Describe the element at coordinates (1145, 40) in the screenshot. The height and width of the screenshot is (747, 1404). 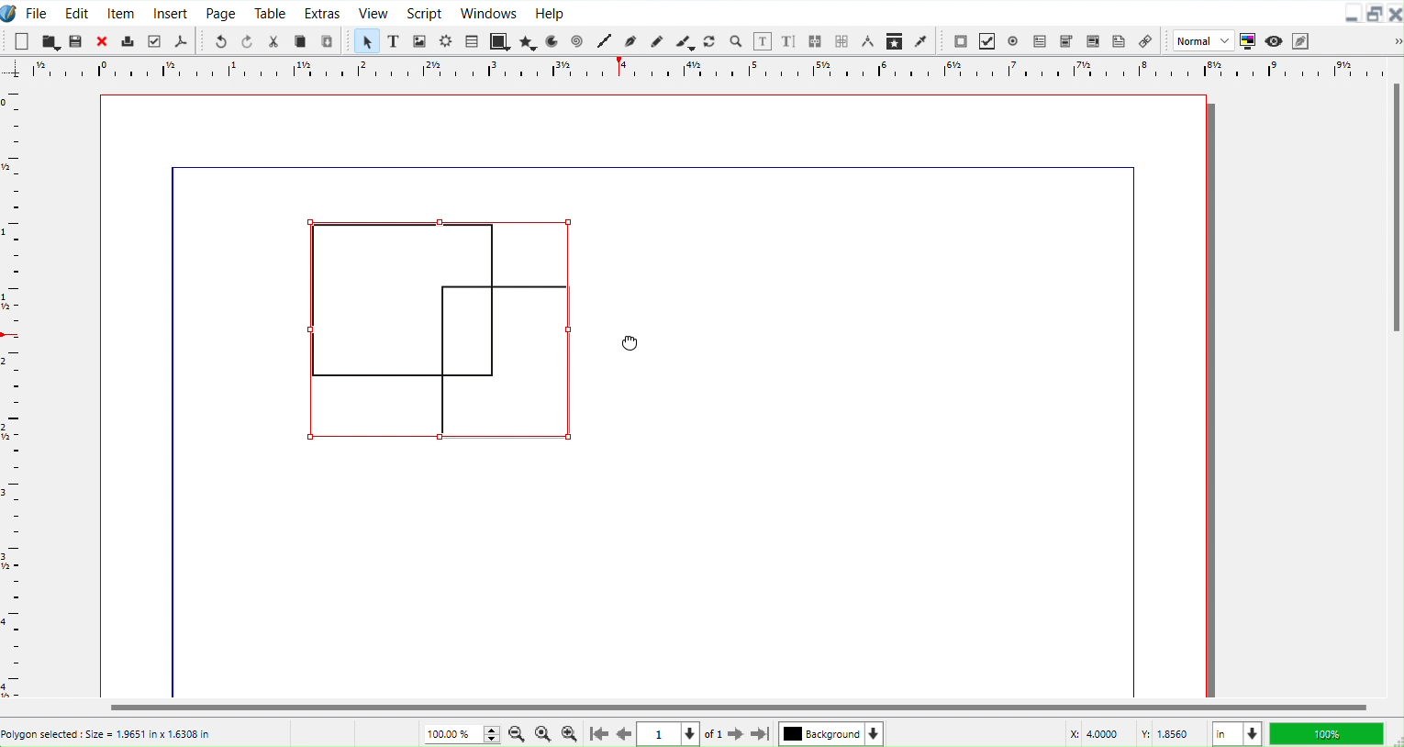
I see `Link Annotation` at that location.